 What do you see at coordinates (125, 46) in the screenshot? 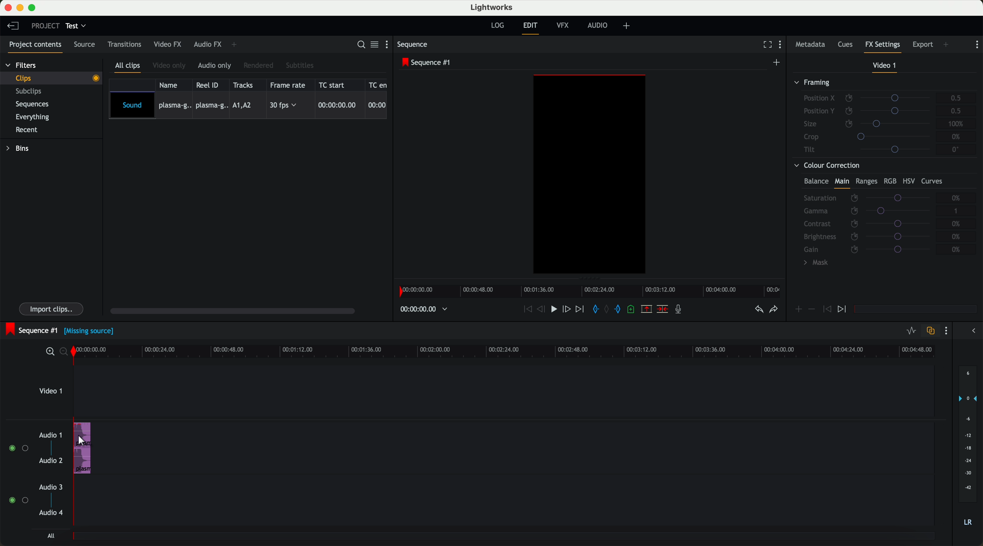
I see `transitions` at bounding box center [125, 46].